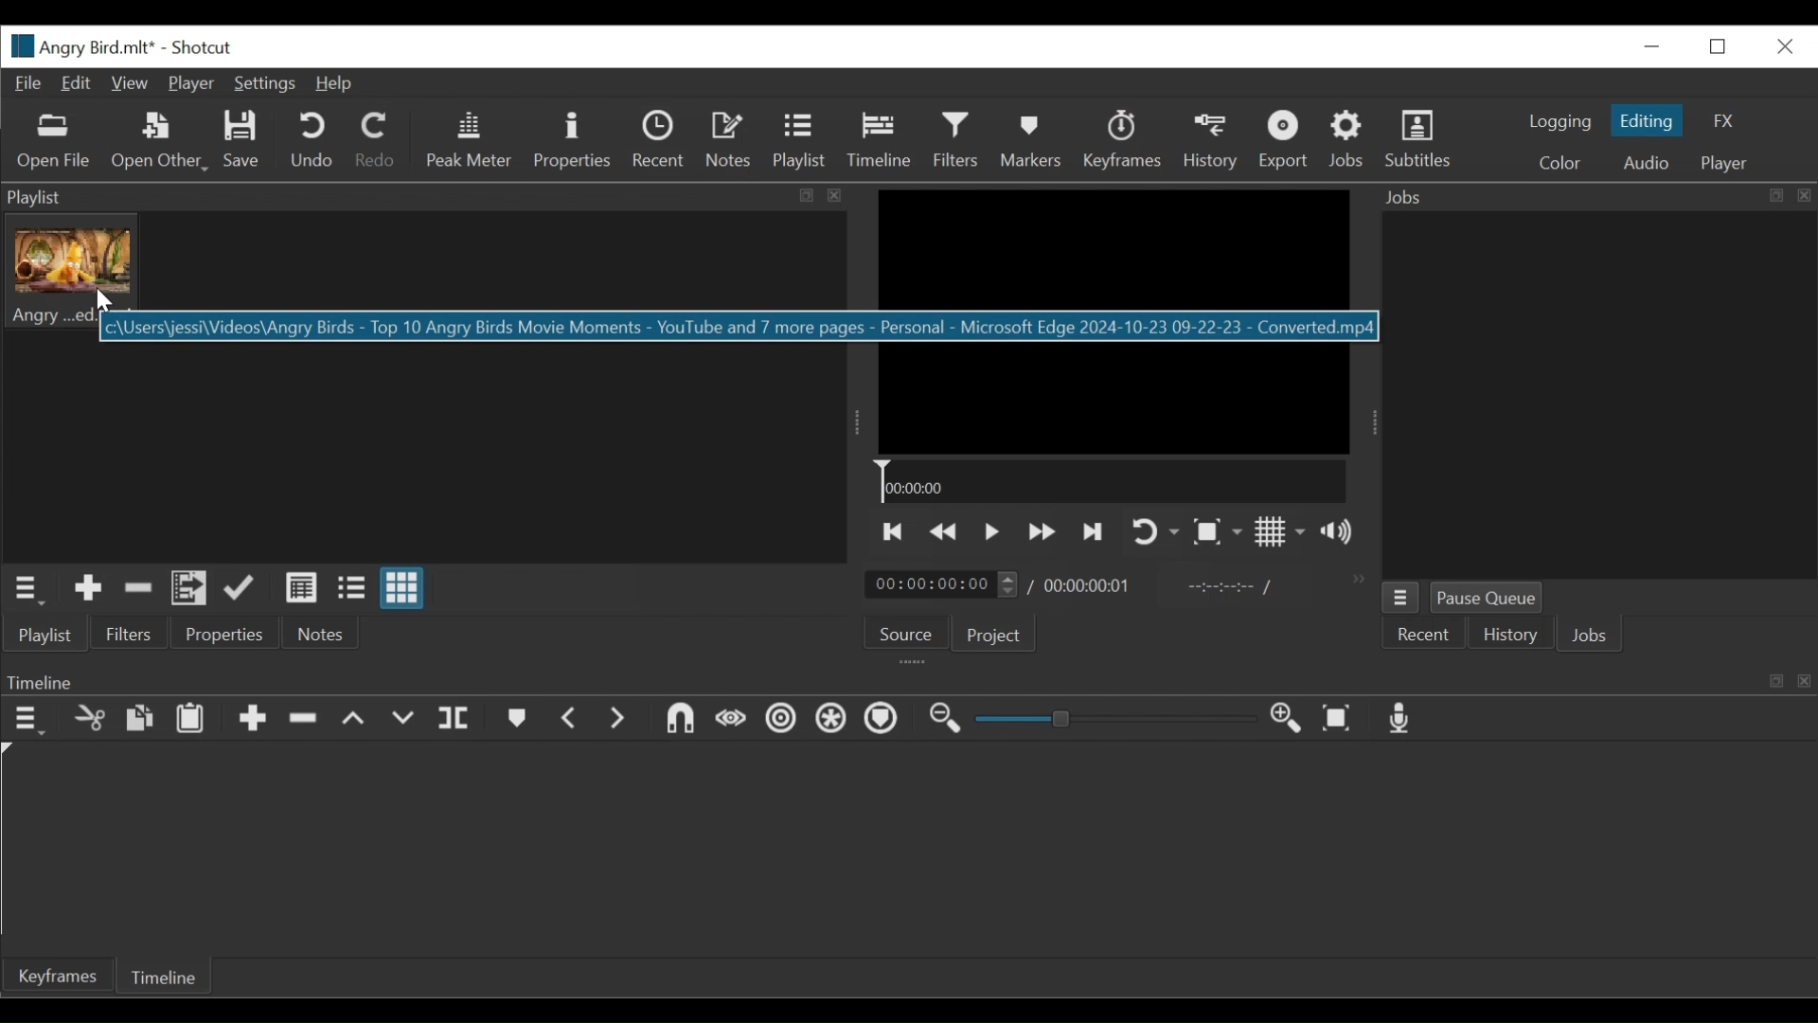  Describe the element at coordinates (1725, 165) in the screenshot. I see `Player` at that location.